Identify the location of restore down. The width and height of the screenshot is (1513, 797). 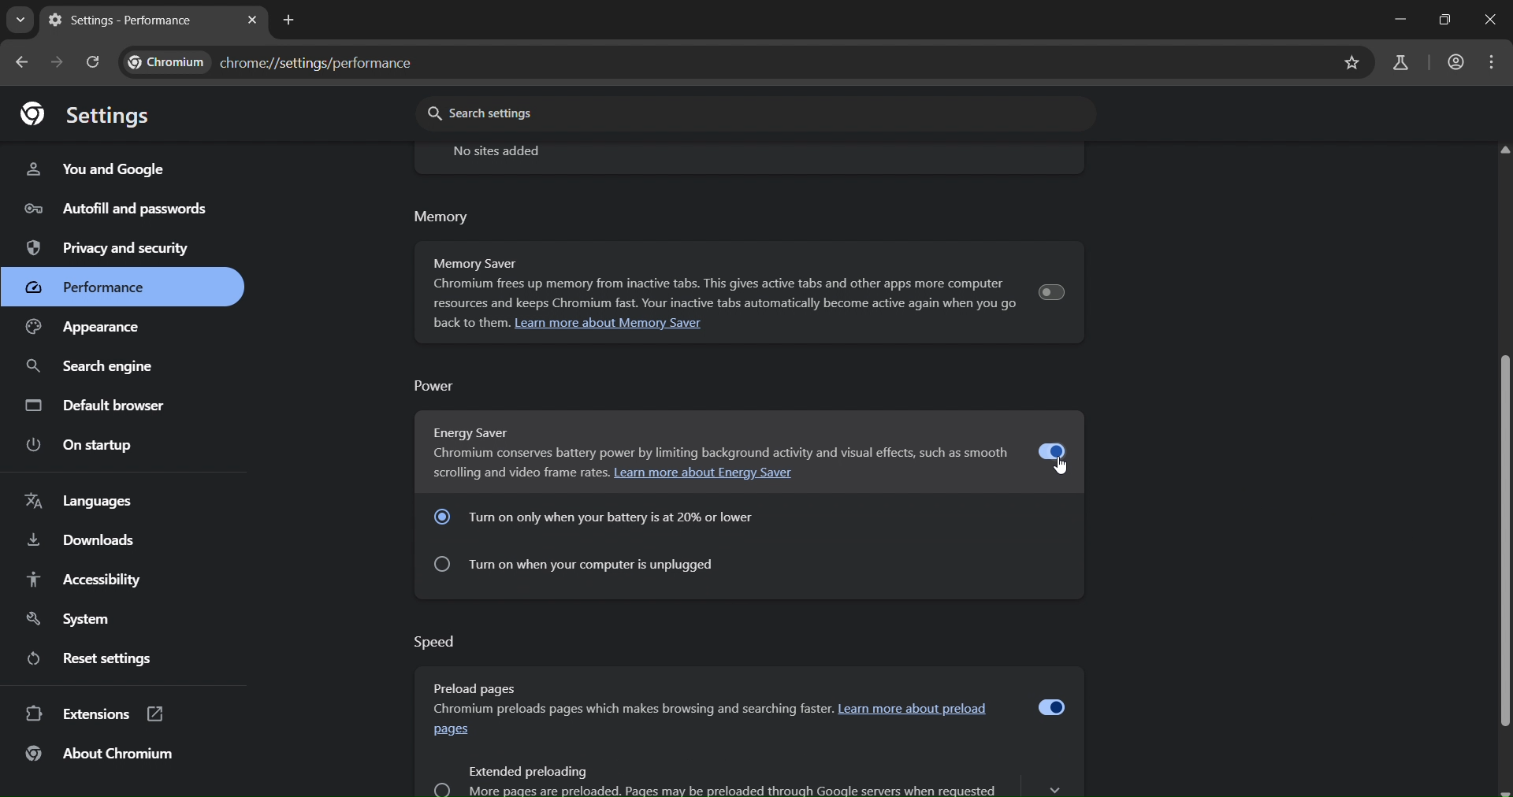
(1444, 19).